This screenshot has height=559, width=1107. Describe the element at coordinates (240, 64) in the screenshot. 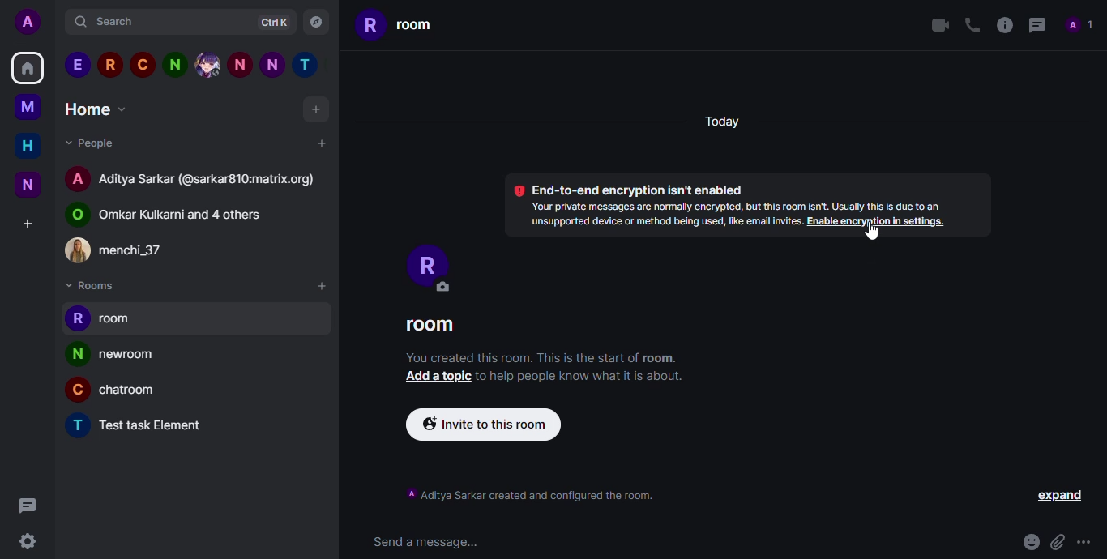

I see `people 6` at that location.